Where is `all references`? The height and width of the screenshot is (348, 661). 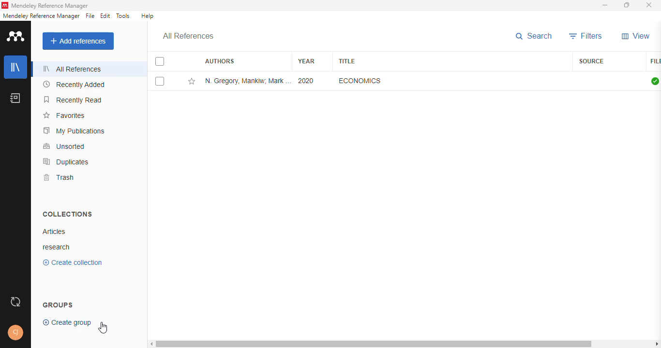 all references is located at coordinates (189, 35).